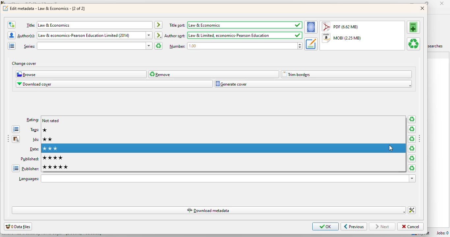 The image size is (450, 237). What do you see at coordinates (33, 120) in the screenshot?
I see `rating:` at bounding box center [33, 120].